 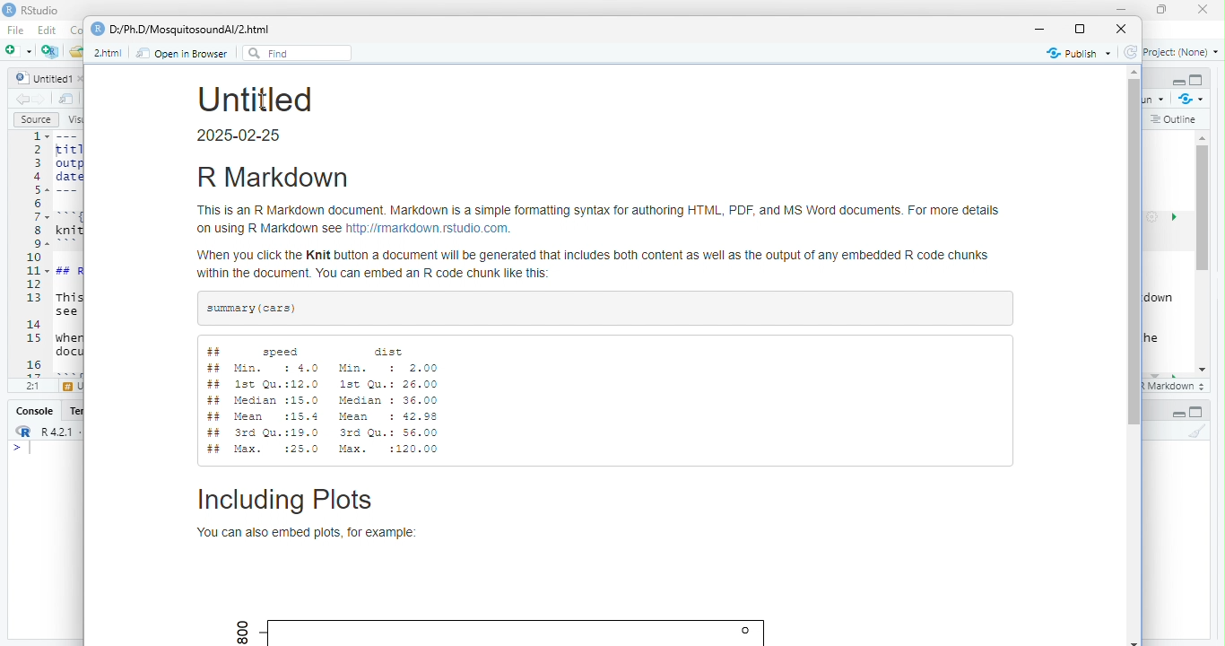 I want to click on R Markdown, so click(x=273, y=178).